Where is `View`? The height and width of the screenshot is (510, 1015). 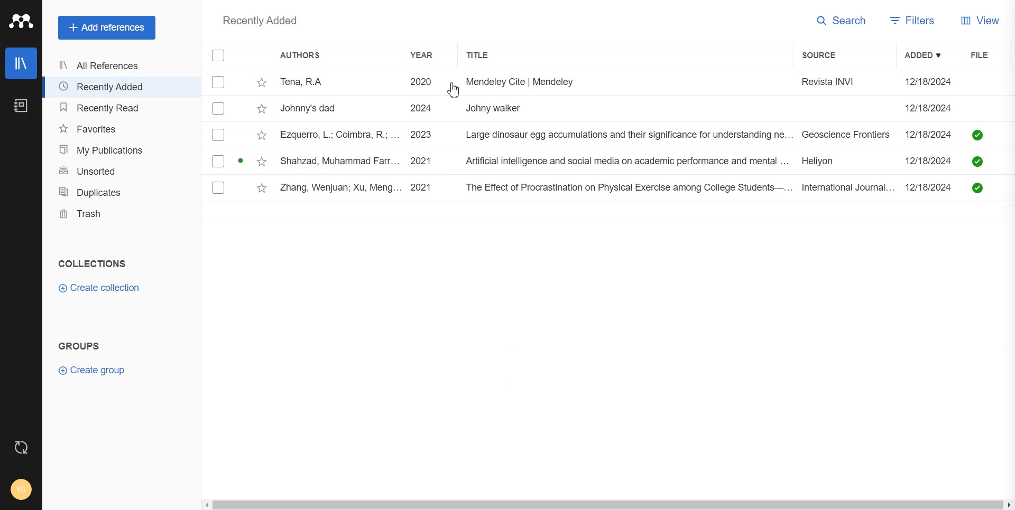
View is located at coordinates (981, 22).